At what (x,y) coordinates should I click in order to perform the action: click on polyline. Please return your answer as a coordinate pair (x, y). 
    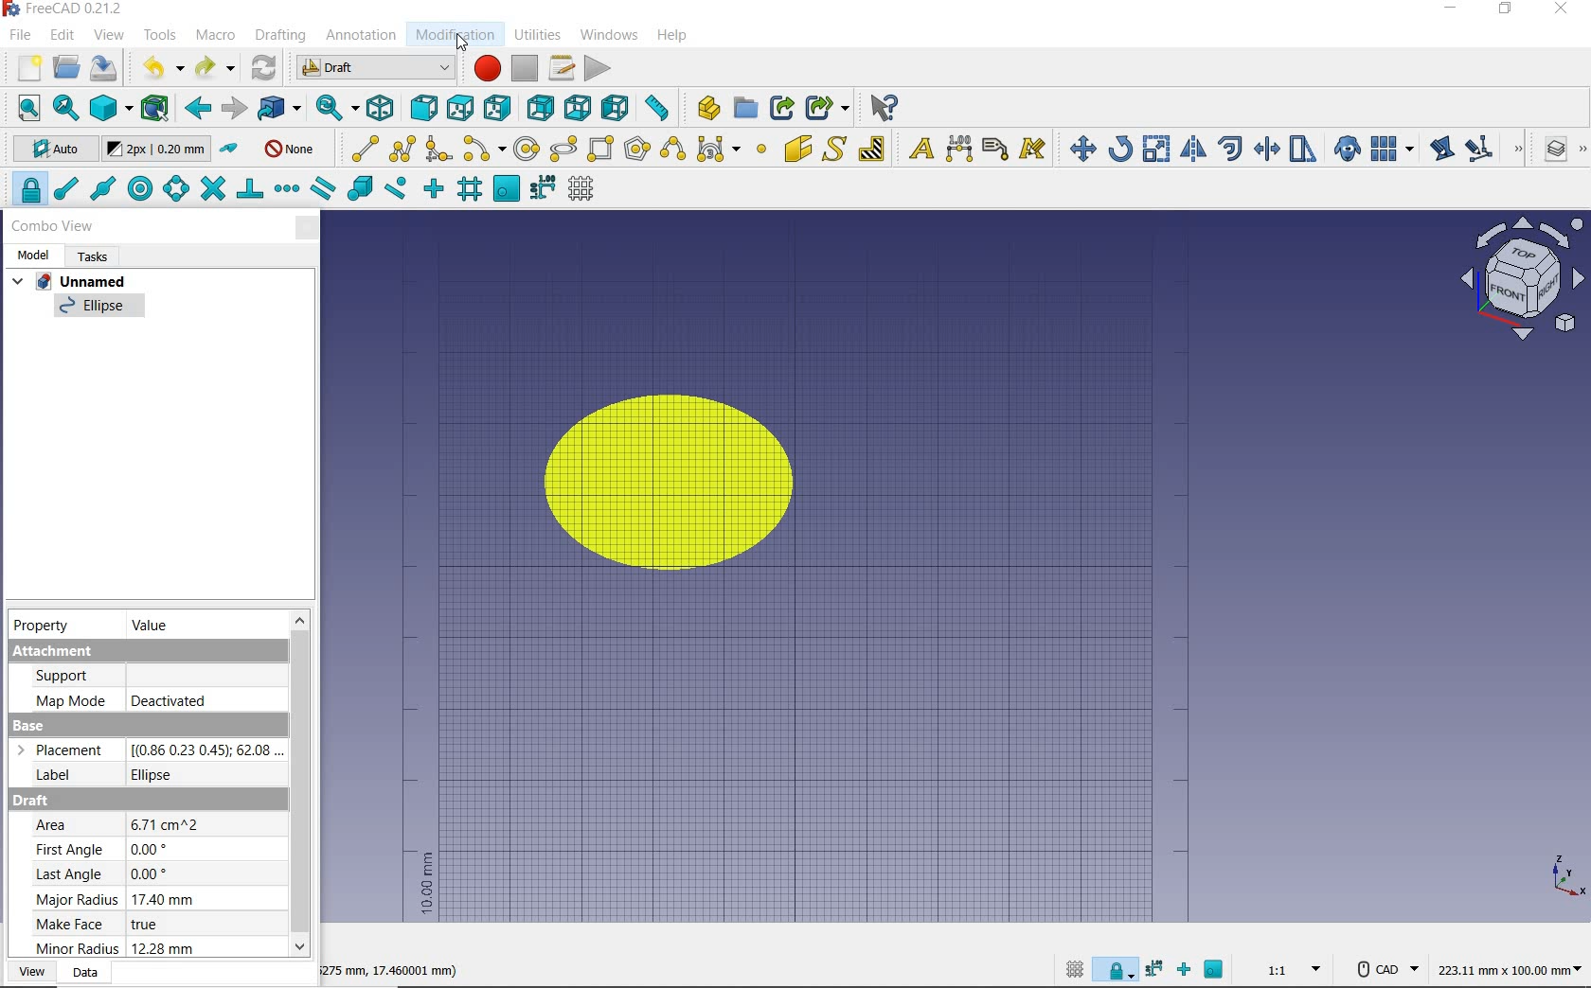
    Looking at the image, I should click on (403, 150).